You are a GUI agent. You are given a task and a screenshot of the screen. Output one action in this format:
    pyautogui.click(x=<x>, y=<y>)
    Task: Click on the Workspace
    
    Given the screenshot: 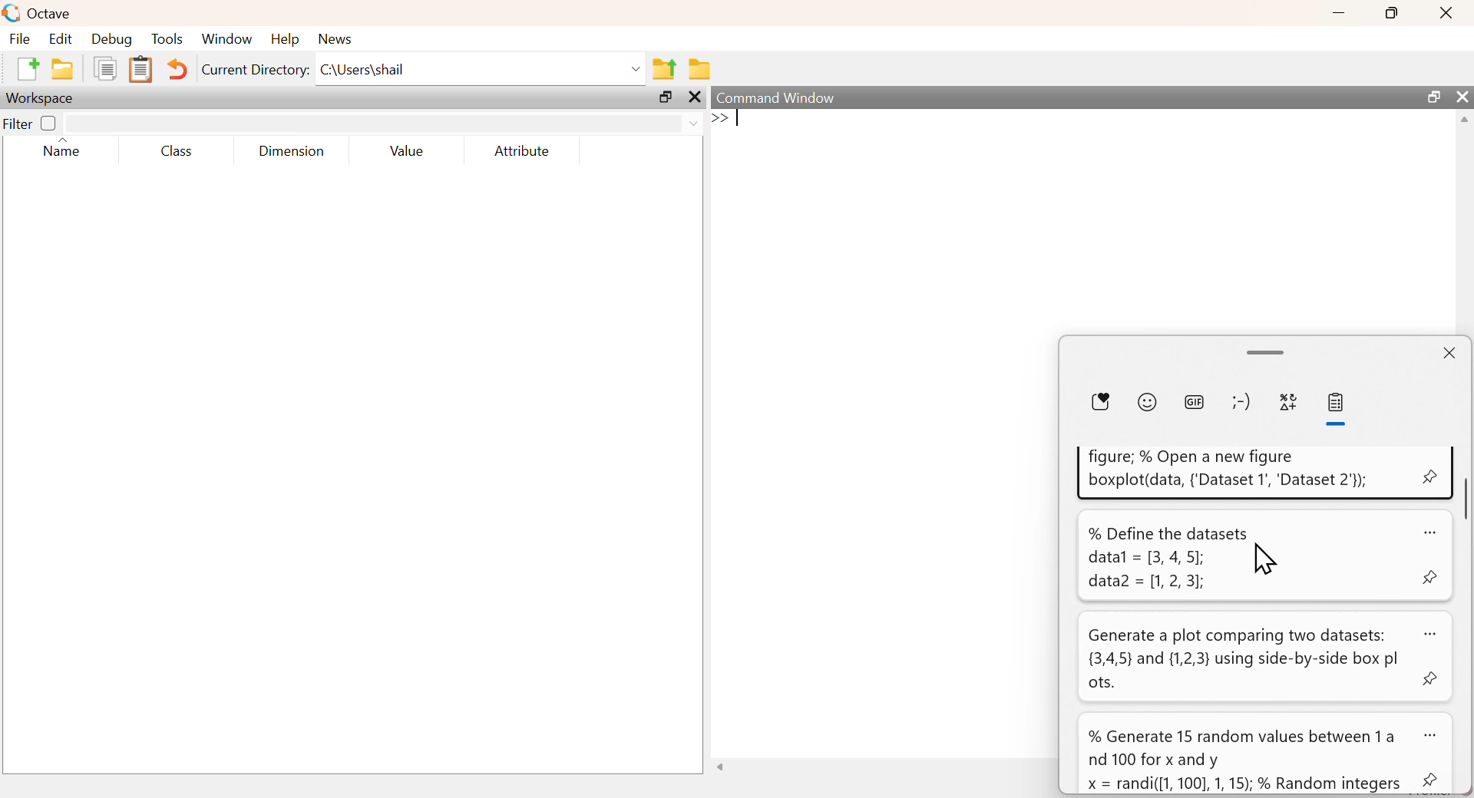 What is the action you would take?
    pyautogui.click(x=42, y=98)
    